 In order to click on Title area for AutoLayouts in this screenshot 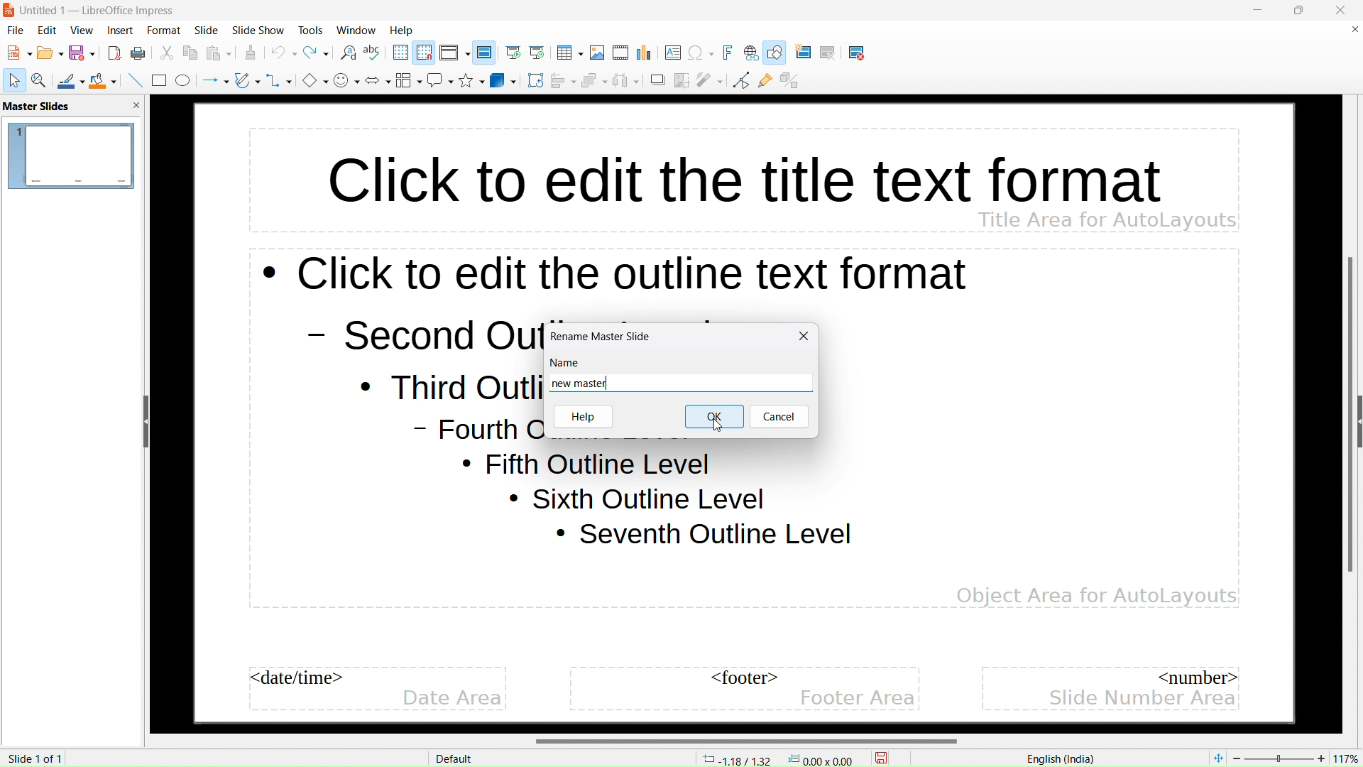, I will do `click(1107, 219)`.